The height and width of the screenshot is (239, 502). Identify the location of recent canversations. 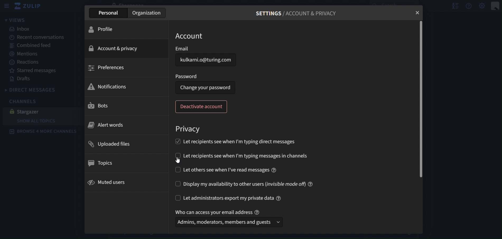
(37, 37).